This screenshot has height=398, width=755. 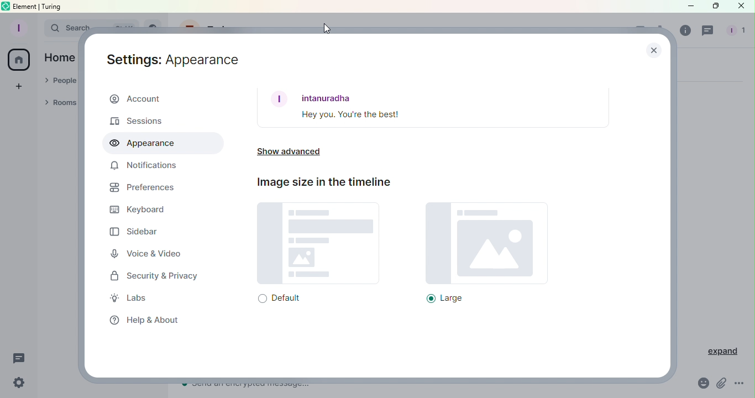 I want to click on element, so click(x=26, y=7).